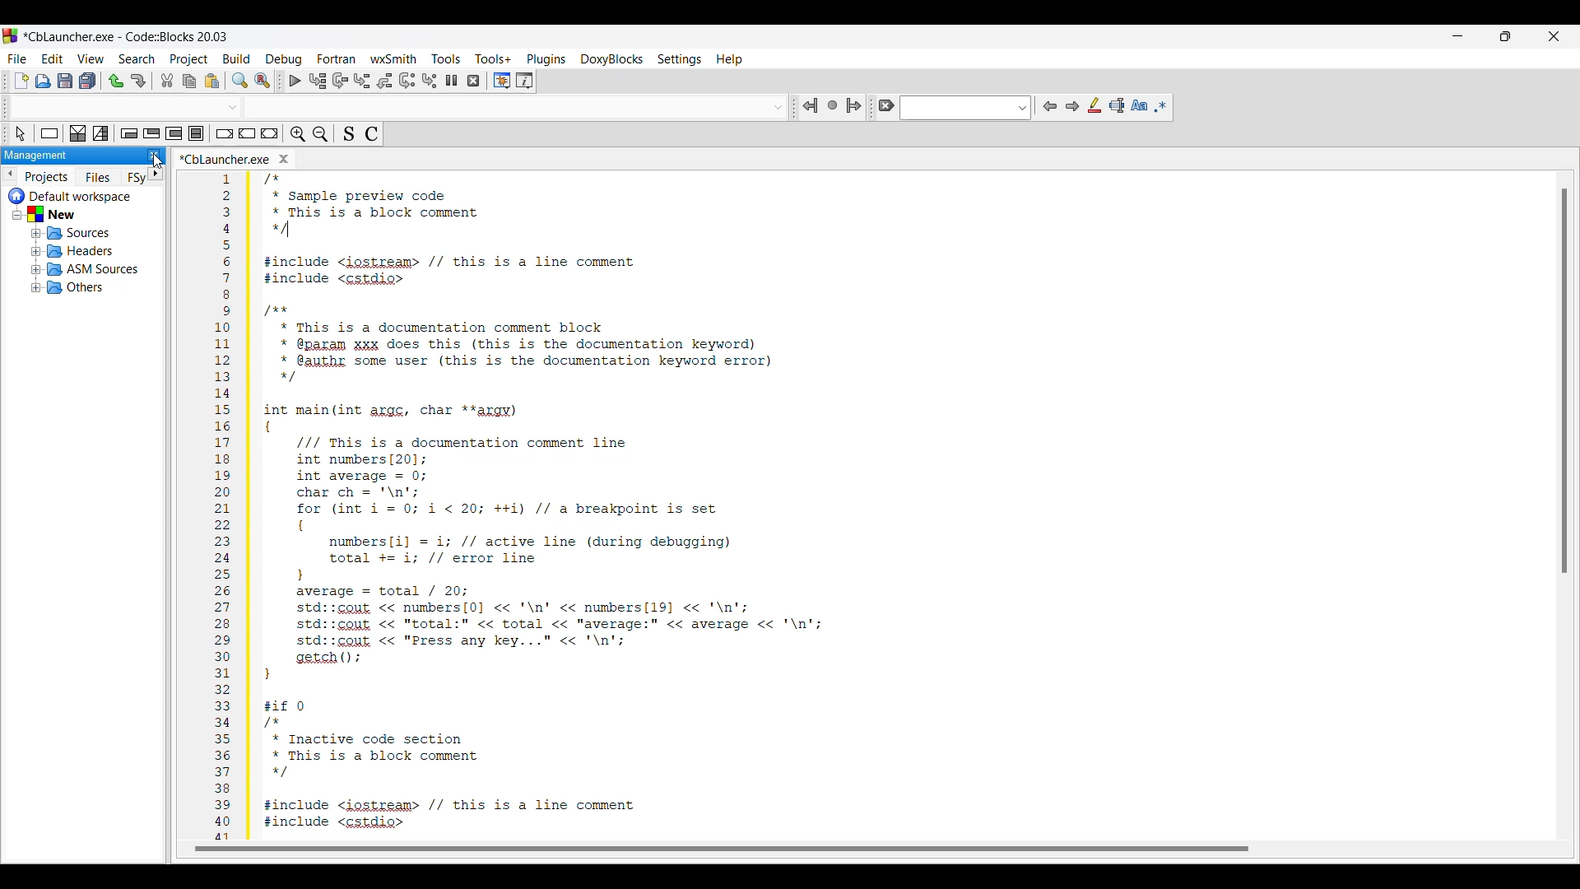 This screenshot has height=889, width=1580. I want to click on Replace, so click(263, 81).